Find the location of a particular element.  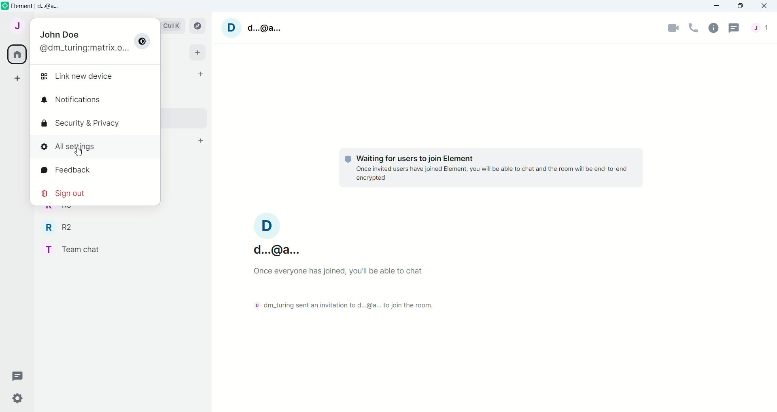

Maximize is located at coordinates (739, 6).